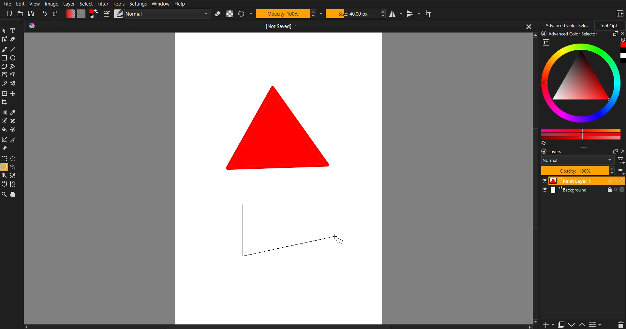  Describe the element at coordinates (14, 58) in the screenshot. I see `Circle` at that location.